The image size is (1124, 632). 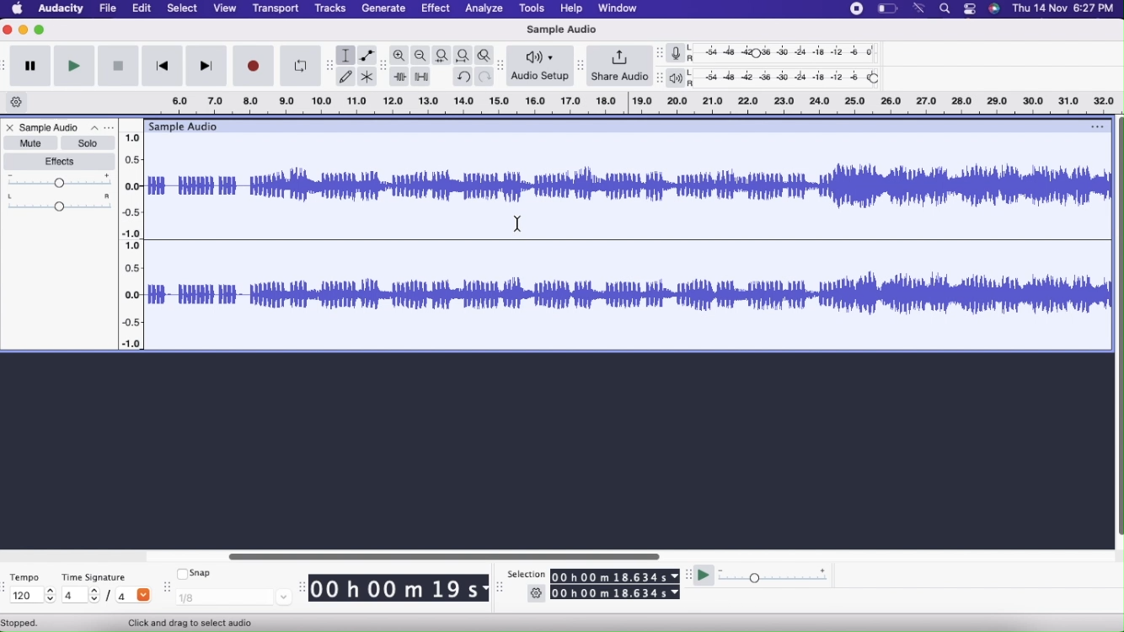 What do you see at coordinates (109, 596) in the screenshot?
I see `/` at bounding box center [109, 596].